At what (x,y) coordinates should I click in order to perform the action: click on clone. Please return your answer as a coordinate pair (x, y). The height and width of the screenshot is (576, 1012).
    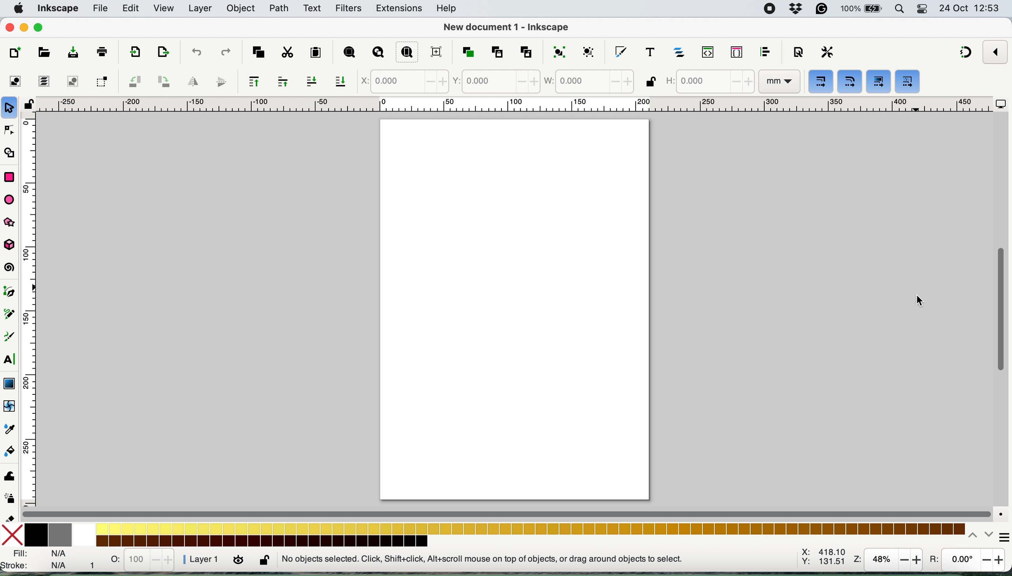
    Looking at the image, I should click on (496, 51).